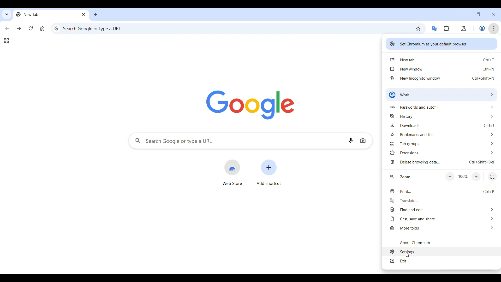 The image size is (501, 282). What do you see at coordinates (237, 141) in the screenshot?
I see `Search Google or type a url` at bounding box center [237, 141].